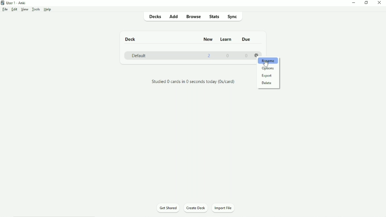  Describe the element at coordinates (36, 9) in the screenshot. I see `Tools` at that location.